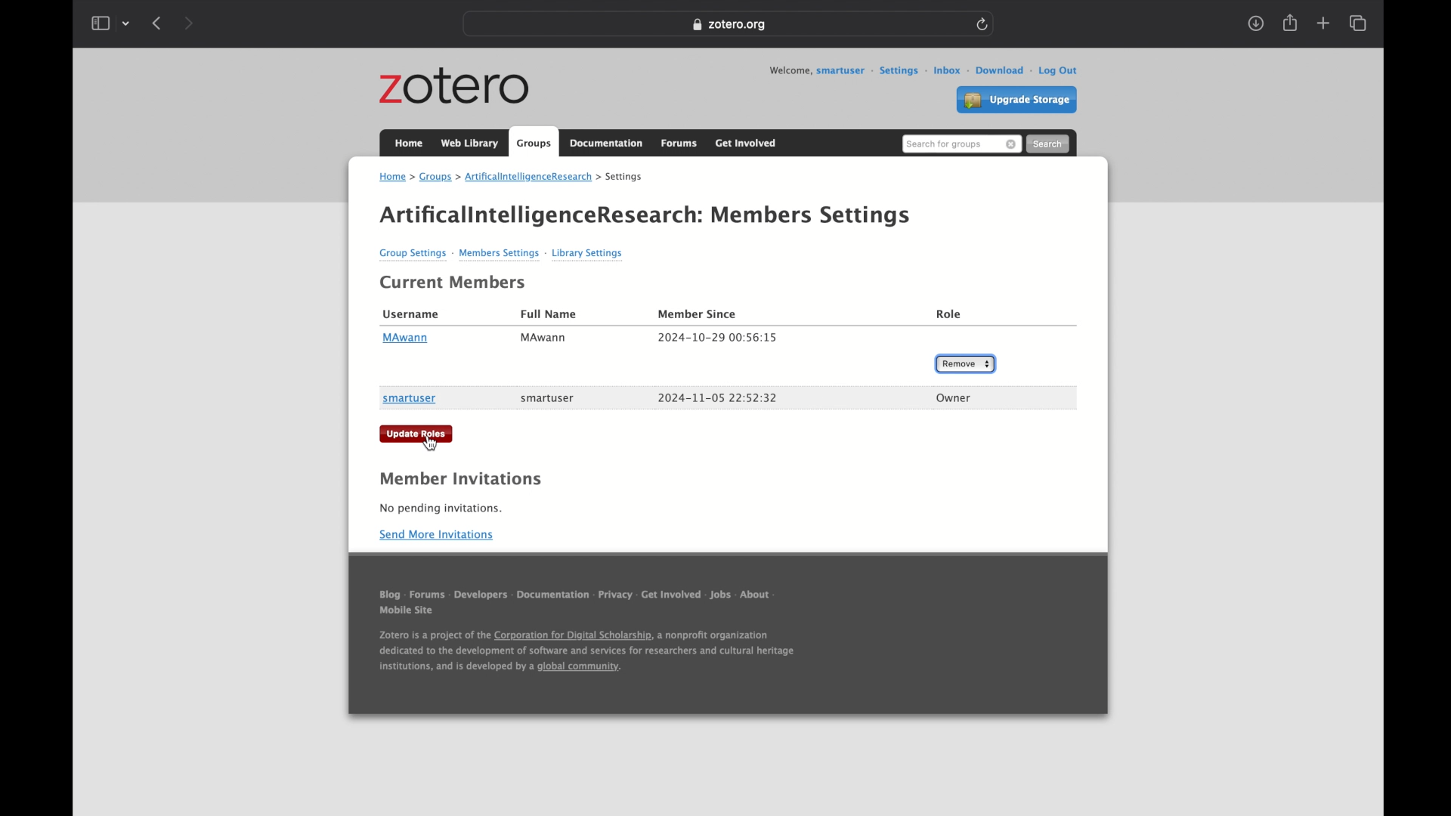  What do you see at coordinates (1290, 23) in the screenshot?
I see `share` at bounding box center [1290, 23].